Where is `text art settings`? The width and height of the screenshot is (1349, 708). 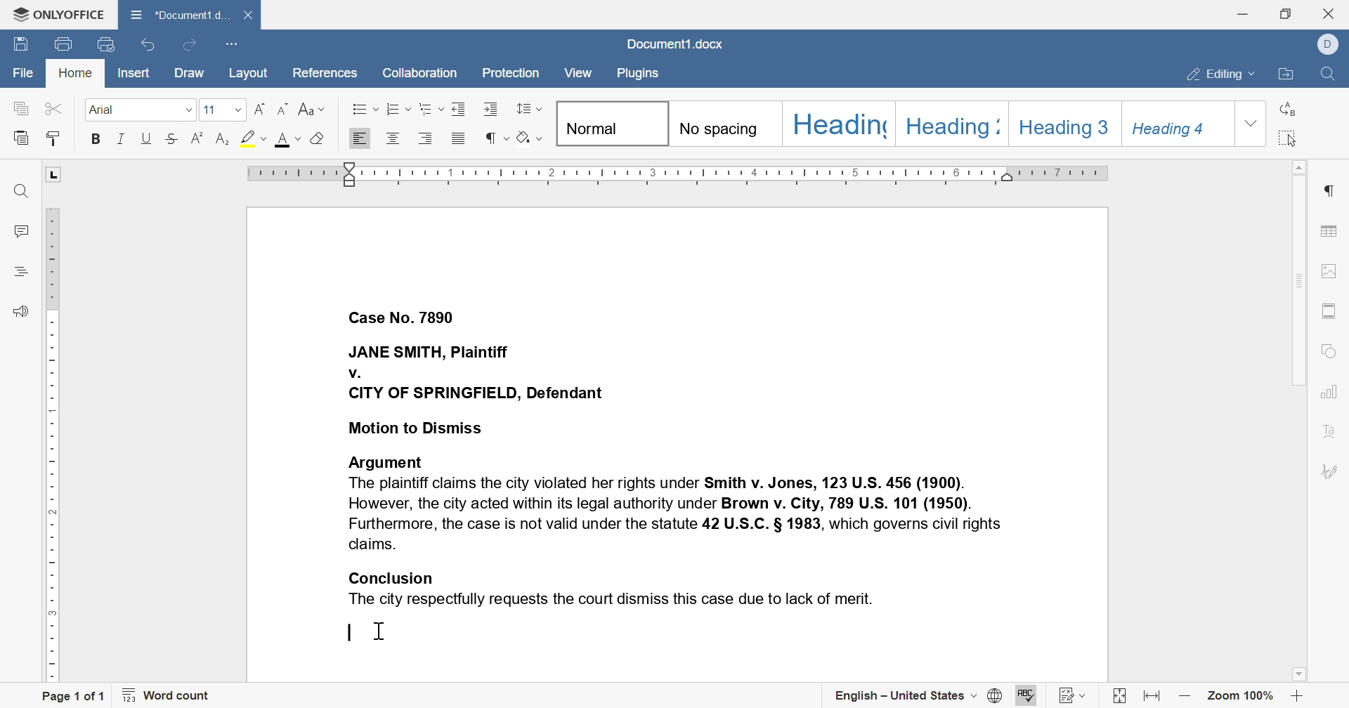 text art settings is located at coordinates (1329, 431).